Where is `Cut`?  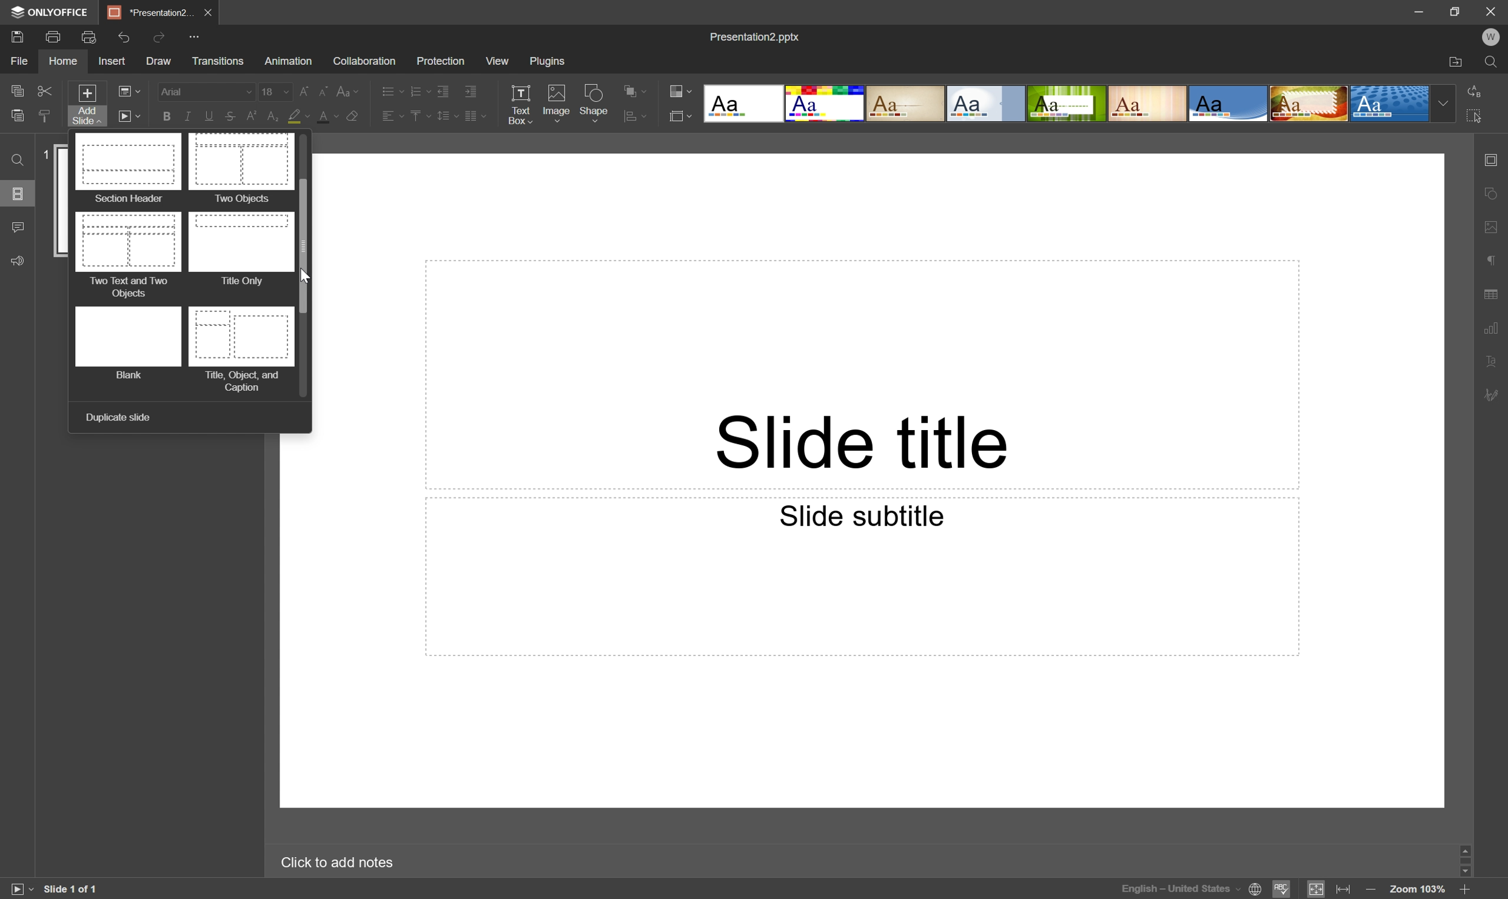 Cut is located at coordinates (45, 91).